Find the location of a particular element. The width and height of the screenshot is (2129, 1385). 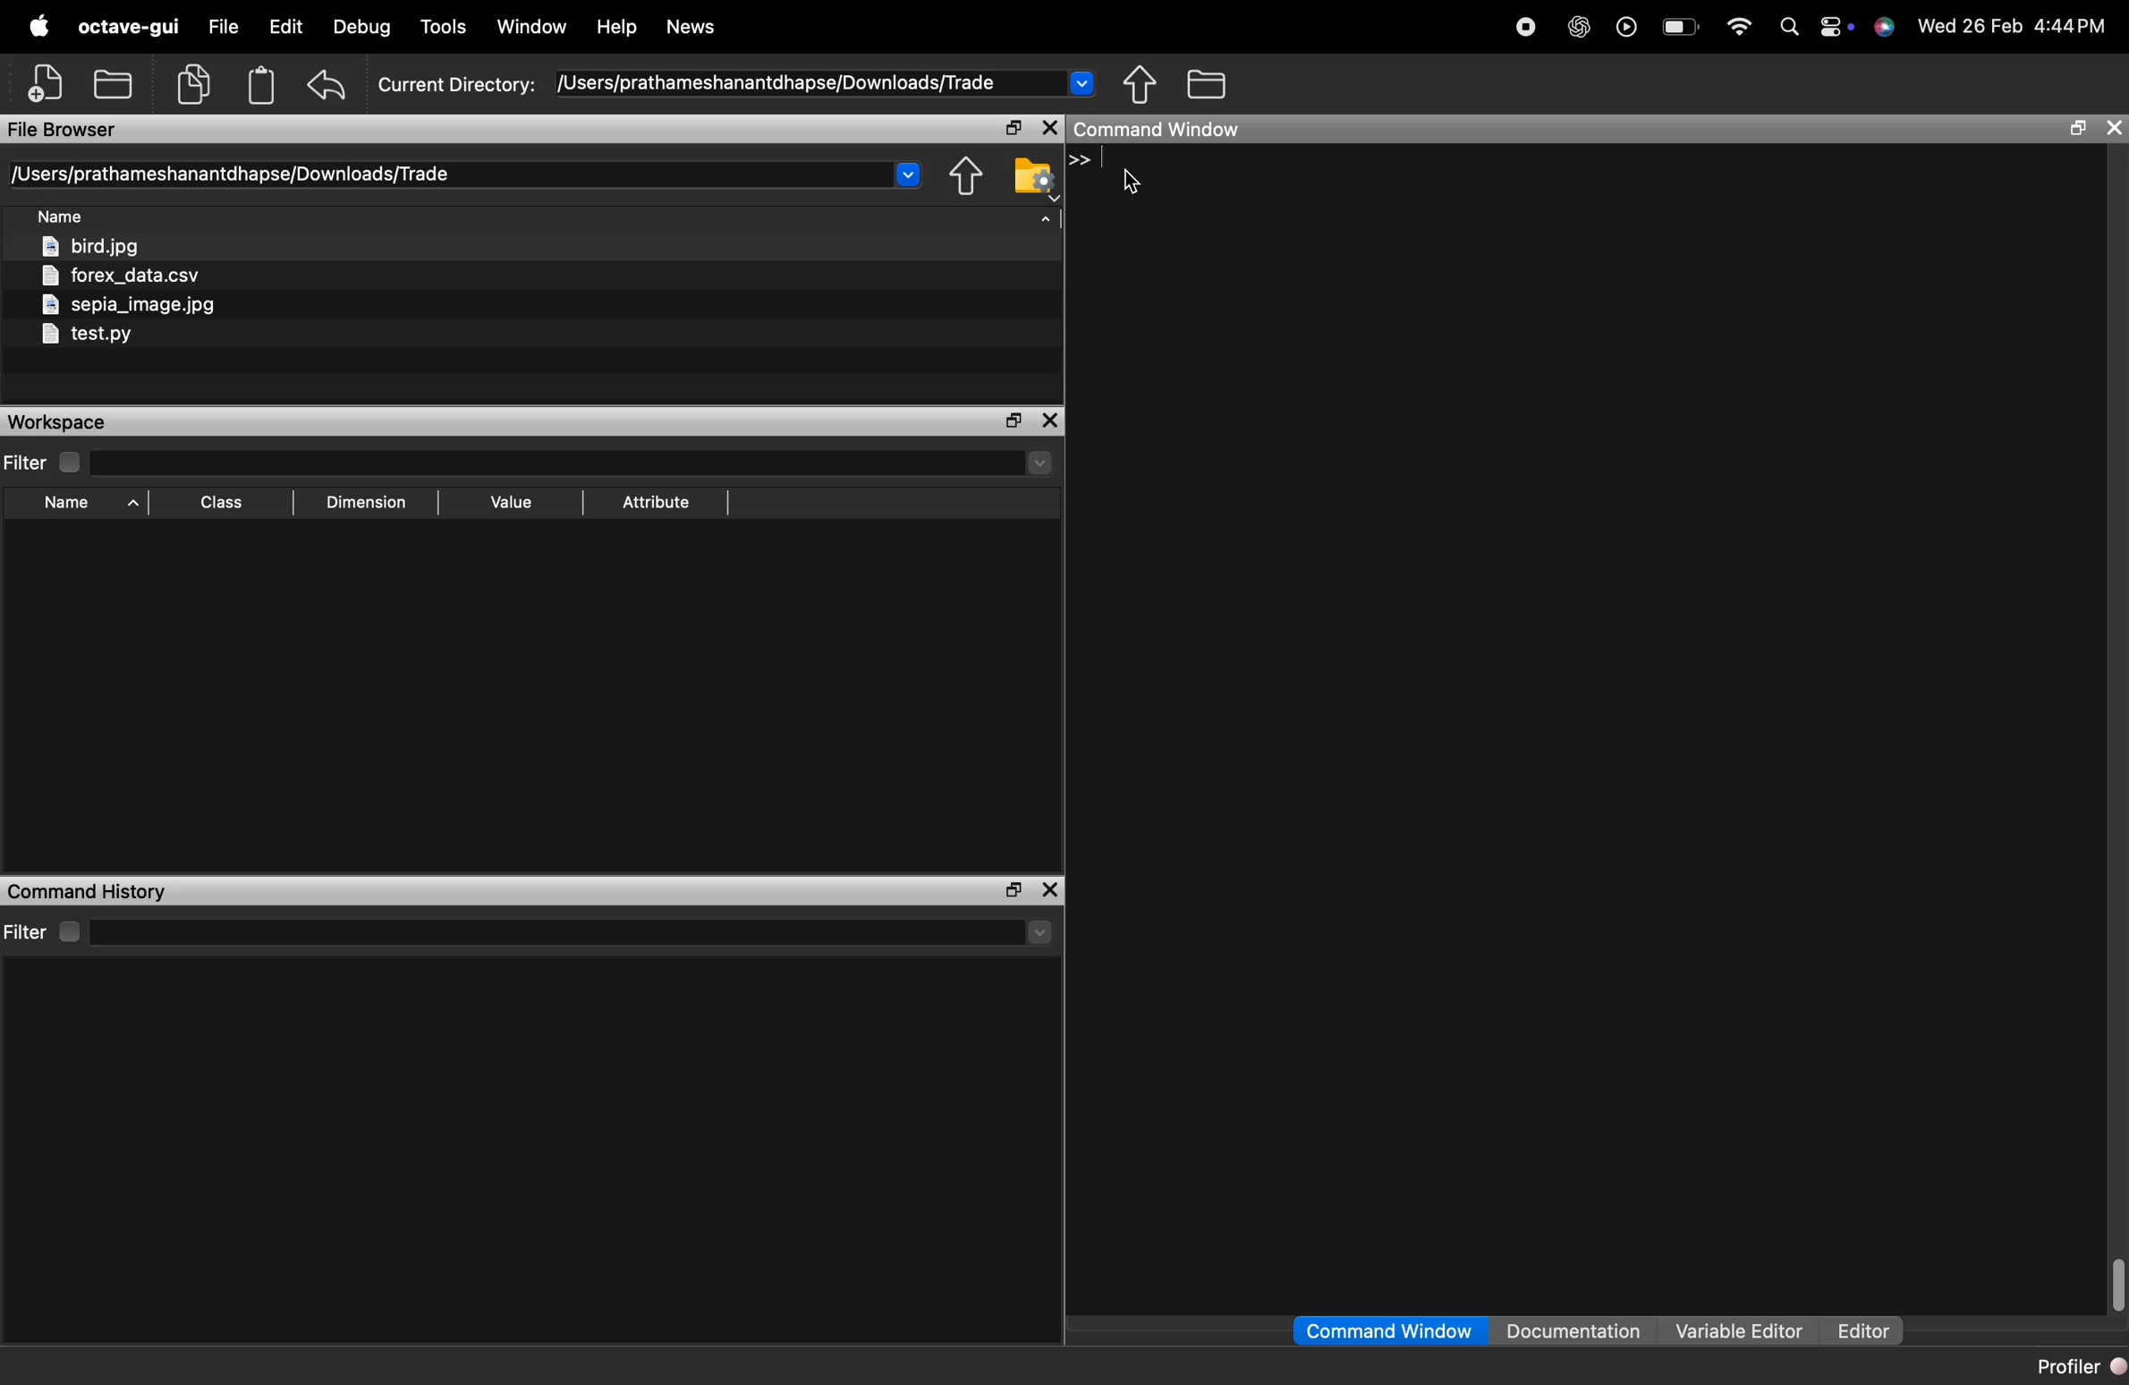

Workspace is located at coordinates (55, 422).